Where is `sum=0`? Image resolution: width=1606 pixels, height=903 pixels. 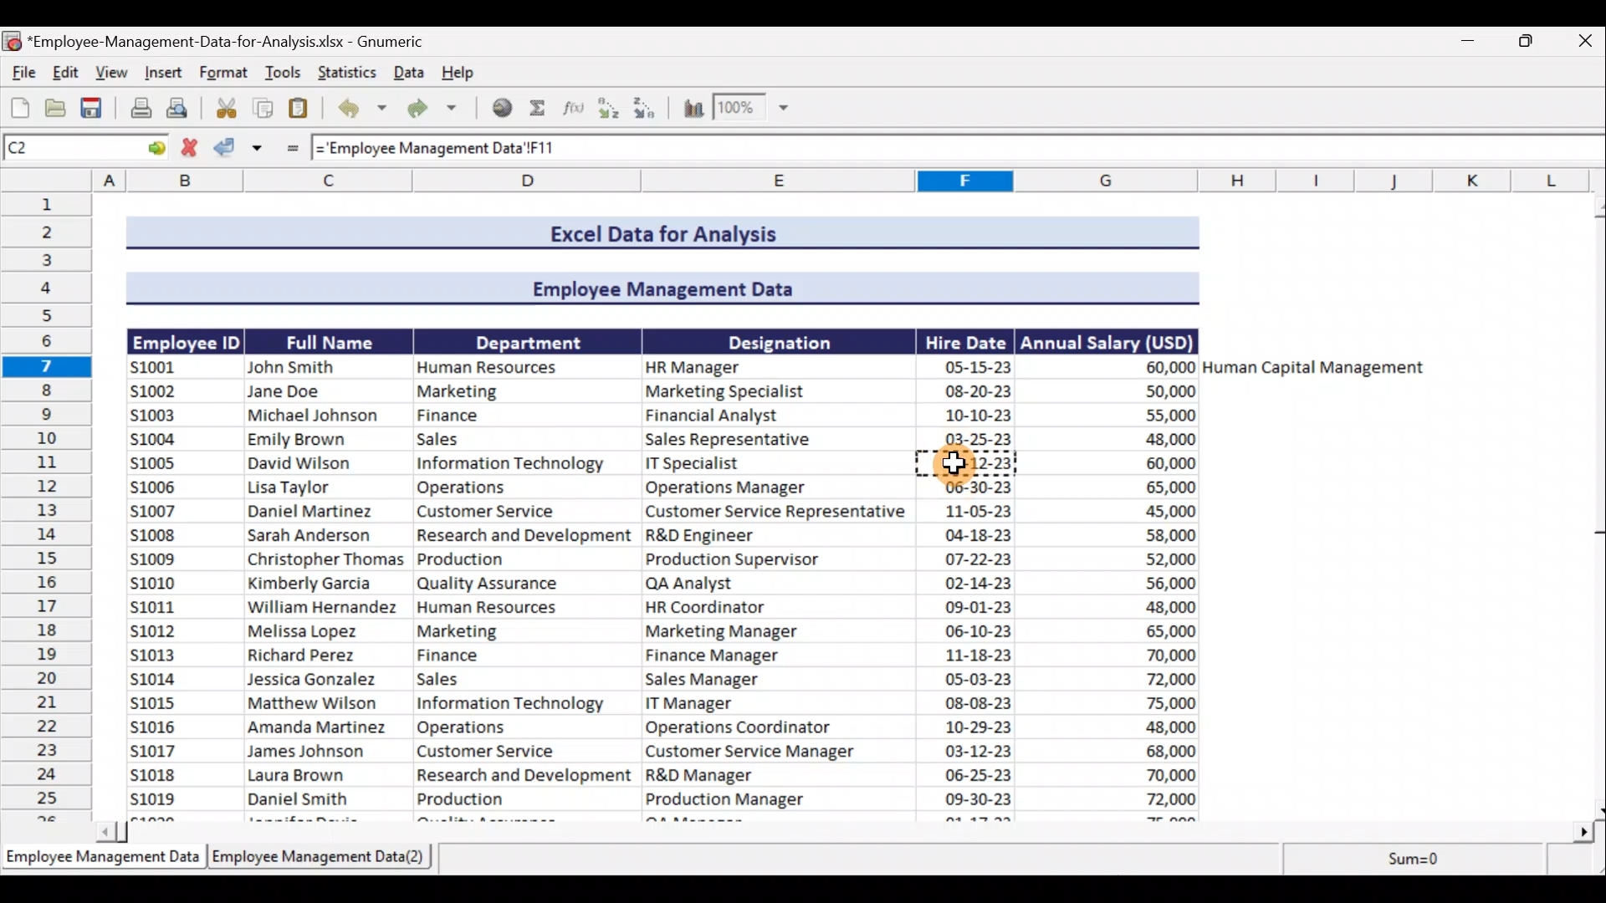 sum=0 is located at coordinates (1421, 862).